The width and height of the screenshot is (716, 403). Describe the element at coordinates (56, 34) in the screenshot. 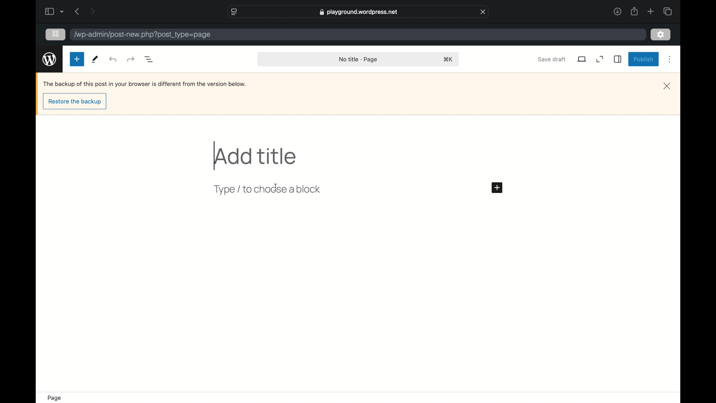

I see `grid view` at that location.